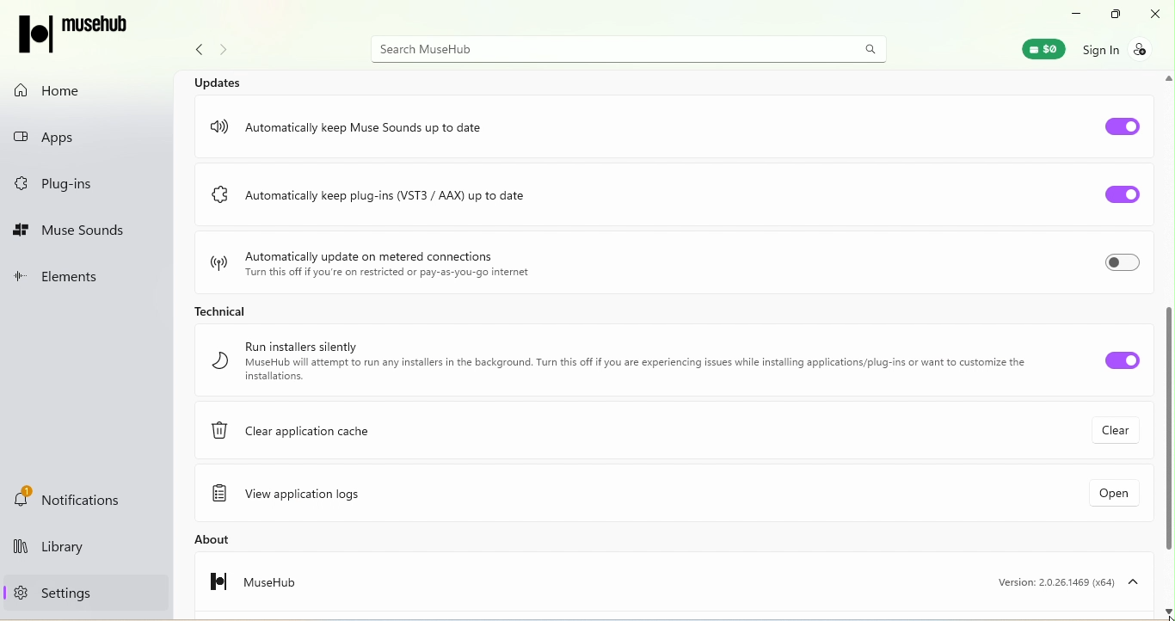 Image resolution: width=1175 pixels, height=621 pixels. I want to click on Sign In, so click(1125, 48).